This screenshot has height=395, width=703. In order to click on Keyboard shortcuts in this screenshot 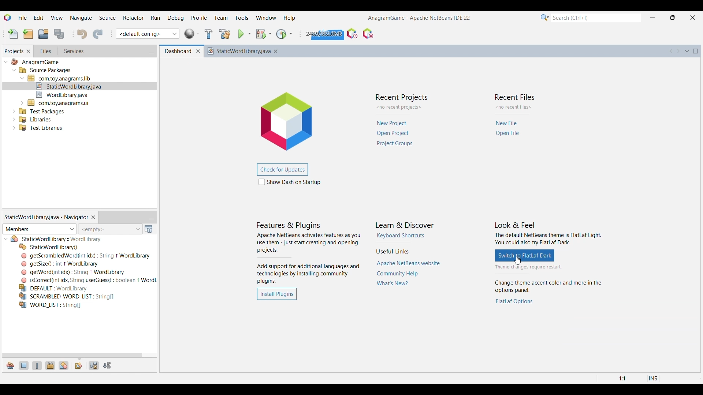, I will do `click(401, 236)`.